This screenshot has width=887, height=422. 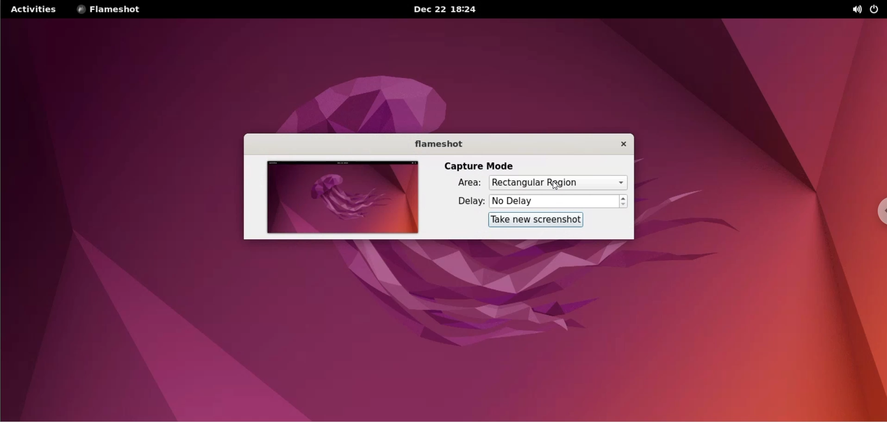 I want to click on screenshot preview, so click(x=343, y=196).